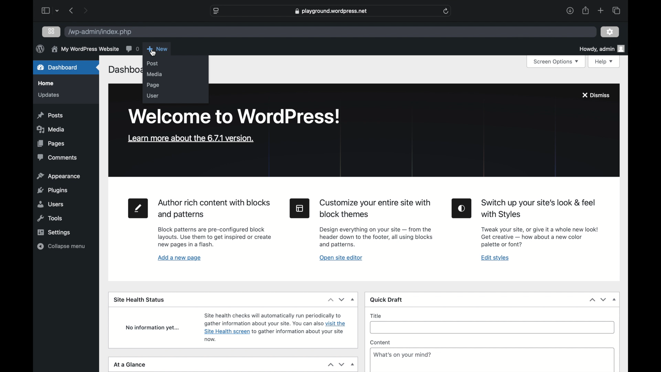 The image size is (661, 372). What do you see at coordinates (570, 10) in the screenshot?
I see `downloads` at bounding box center [570, 10].